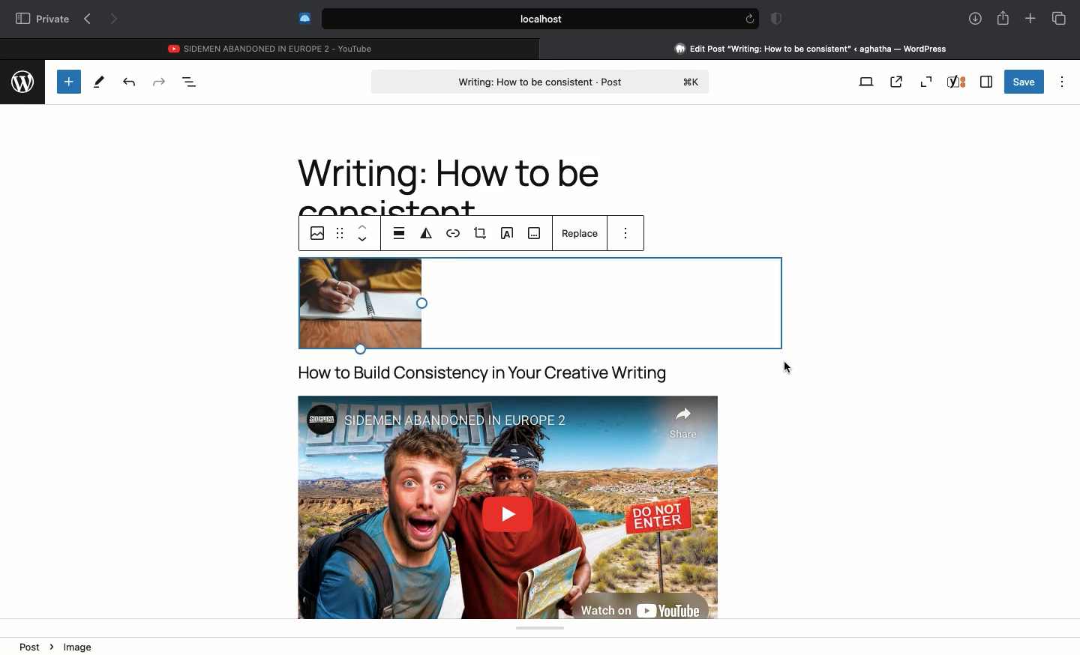 The height and width of the screenshot is (655, 1080). Describe the element at coordinates (22, 79) in the screenshot. I see `wordpress` at that location.